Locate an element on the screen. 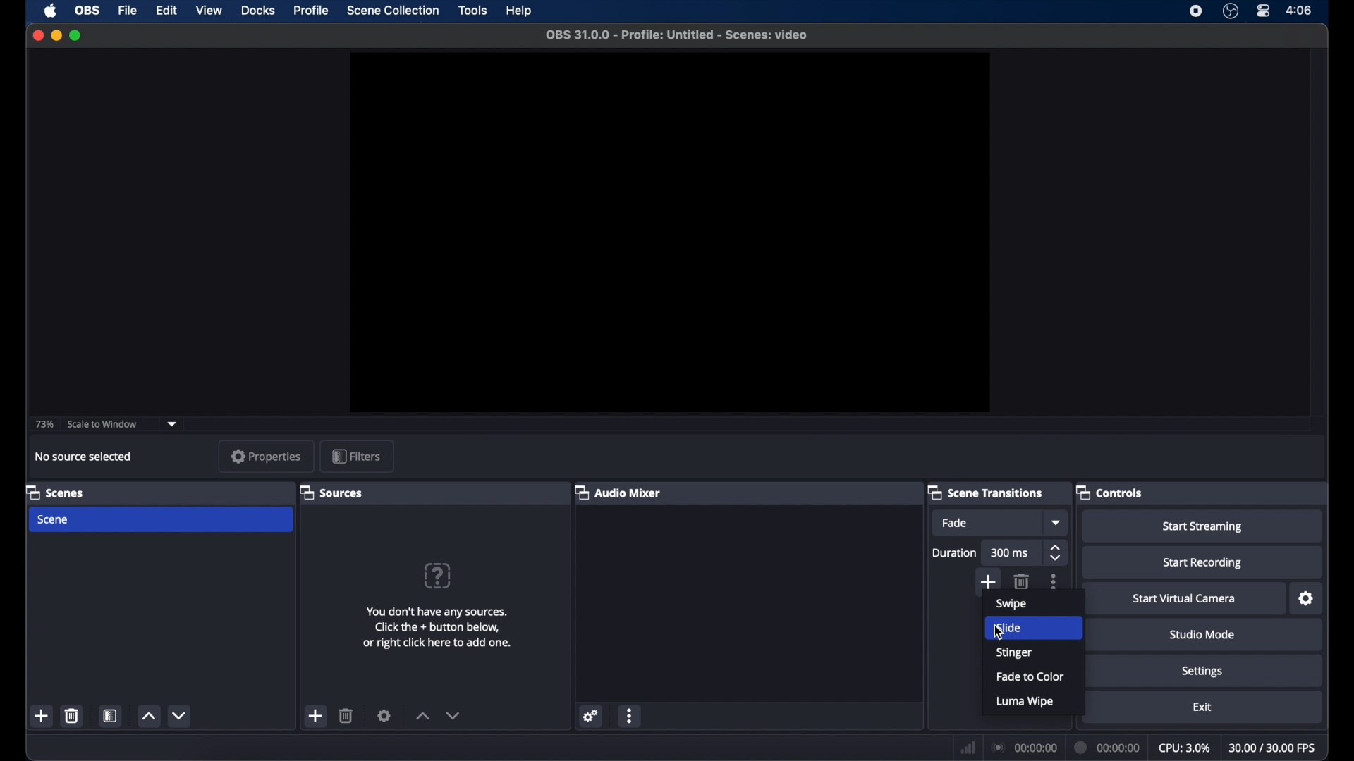  time is located at coordinates (1300, 10).